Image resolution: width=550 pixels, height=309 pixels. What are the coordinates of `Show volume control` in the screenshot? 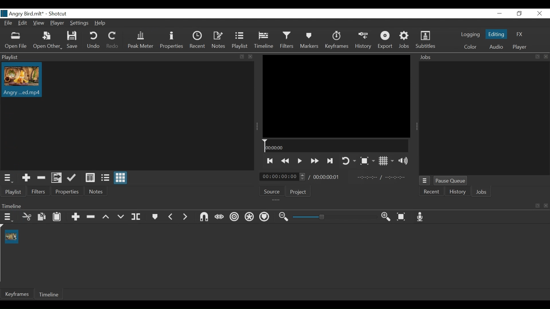 It's located at (403, 160).